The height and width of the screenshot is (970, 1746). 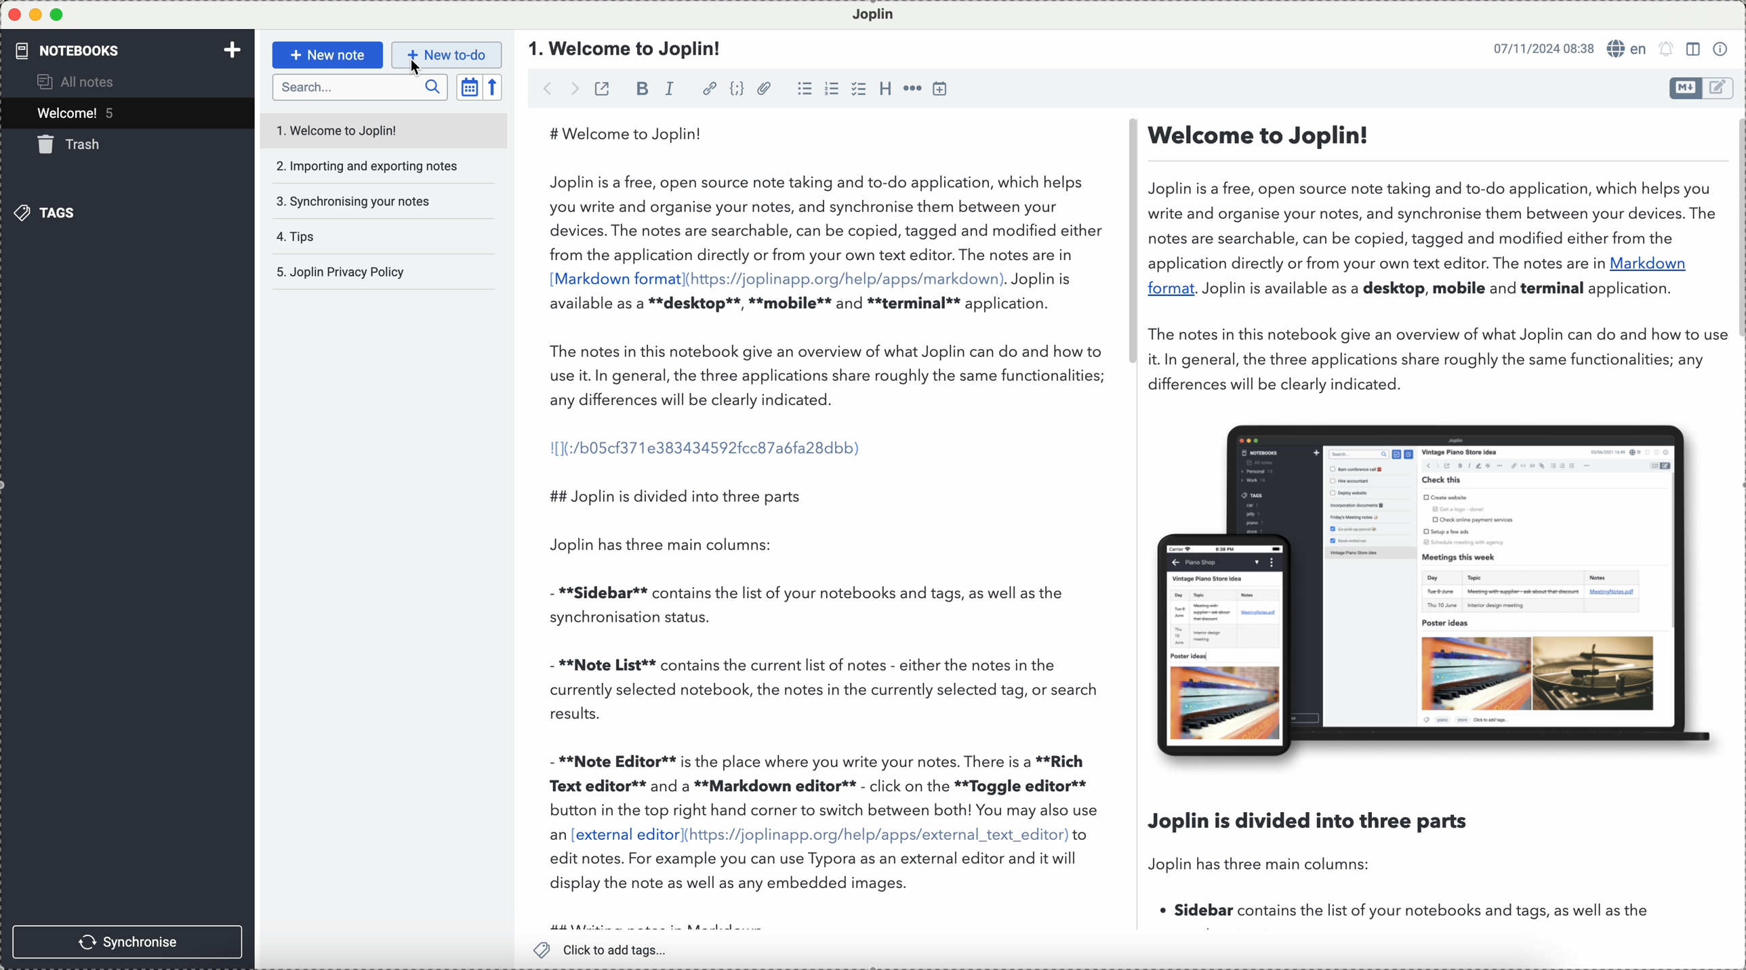 I want to click on Joplin, so click(x=874, y=16).